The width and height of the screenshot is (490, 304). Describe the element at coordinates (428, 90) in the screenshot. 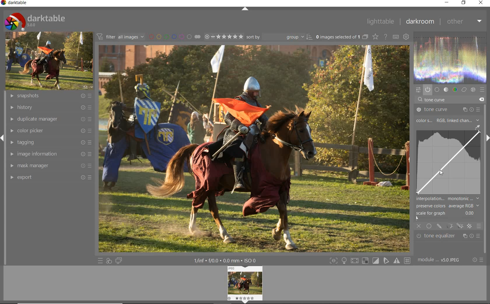

I see `show only active modules` at that location.